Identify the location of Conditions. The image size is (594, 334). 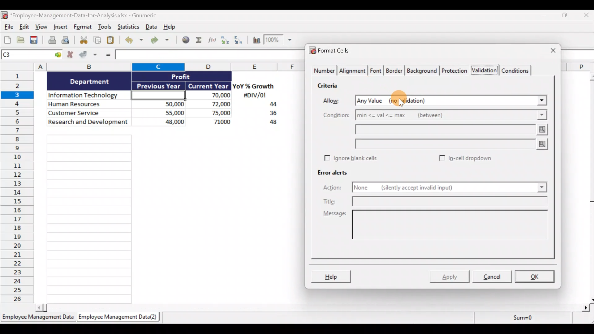
(517, 70).